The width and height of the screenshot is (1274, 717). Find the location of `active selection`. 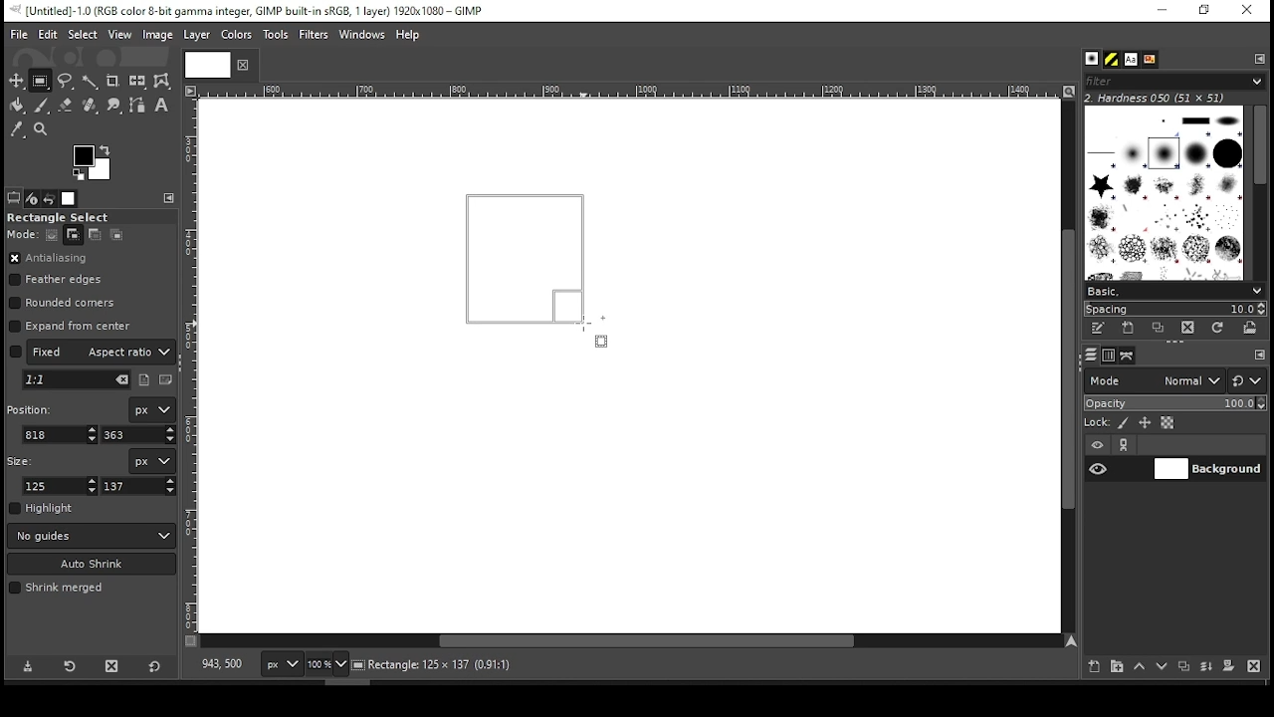

active selection is located at coordinates (537, 271).